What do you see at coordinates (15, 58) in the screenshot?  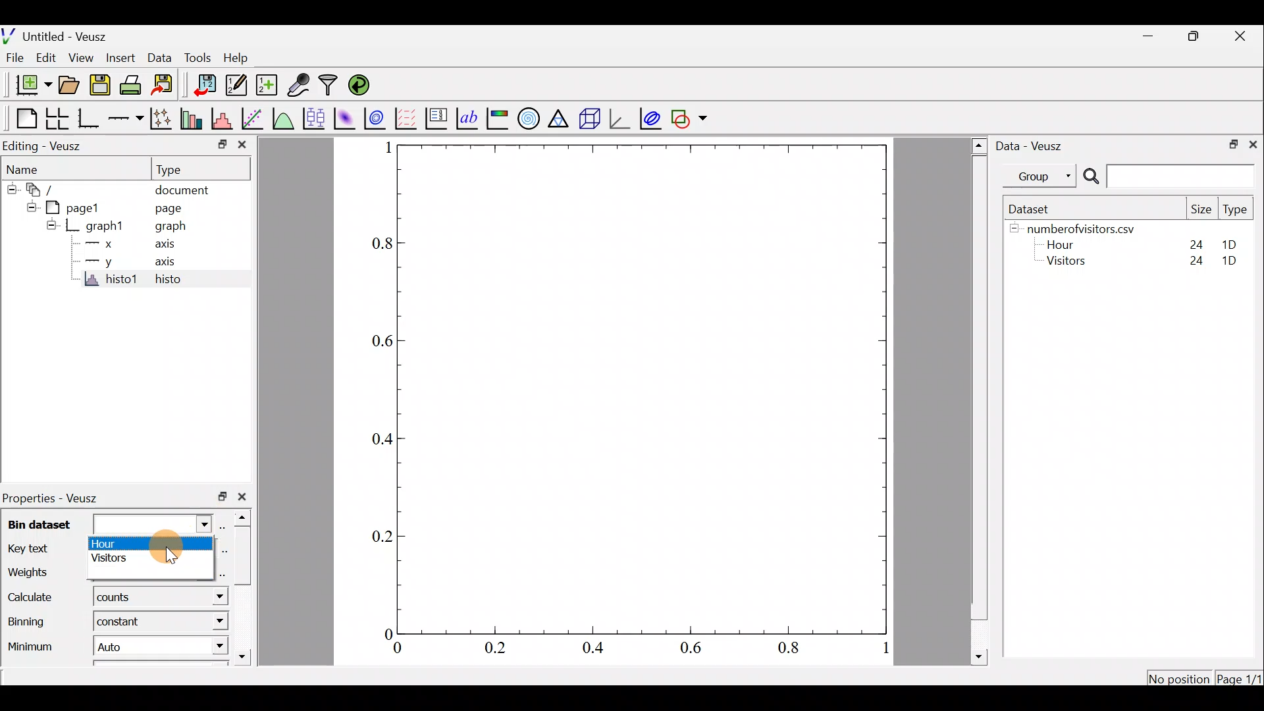 I see `File` at bounding box center [15, 58].